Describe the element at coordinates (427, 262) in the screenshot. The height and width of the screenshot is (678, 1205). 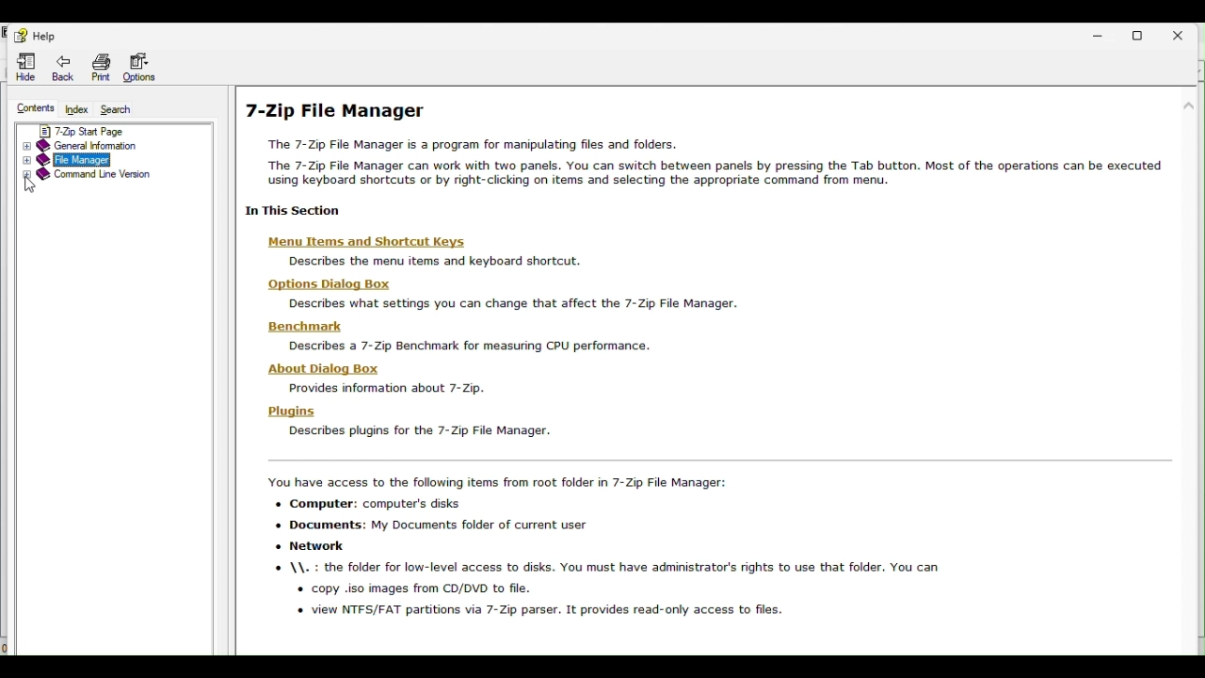
I see `Describes the menu items and keyboard shortcut,` at that location.